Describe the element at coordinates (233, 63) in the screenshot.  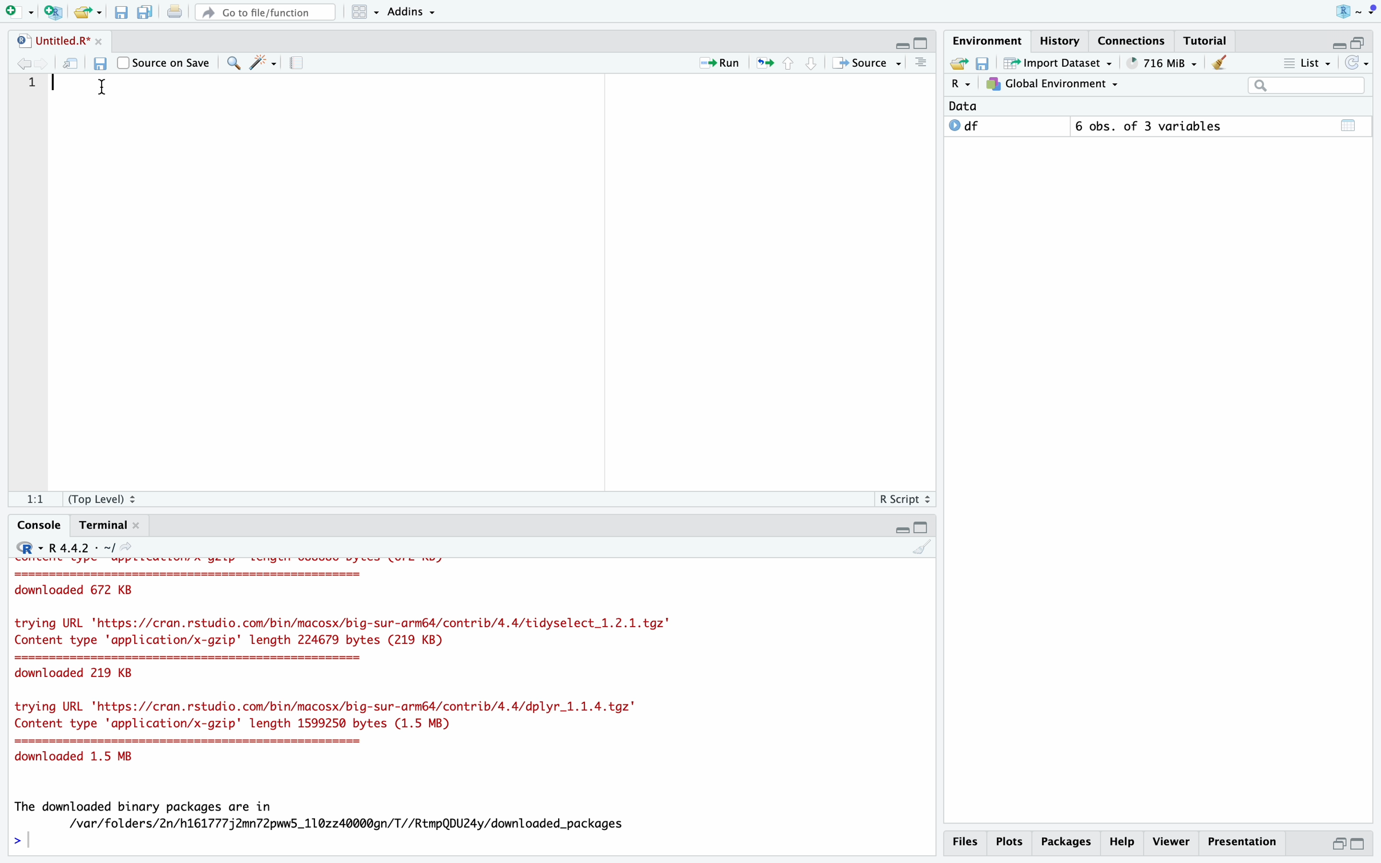
I see `Find/Replace` at that location.